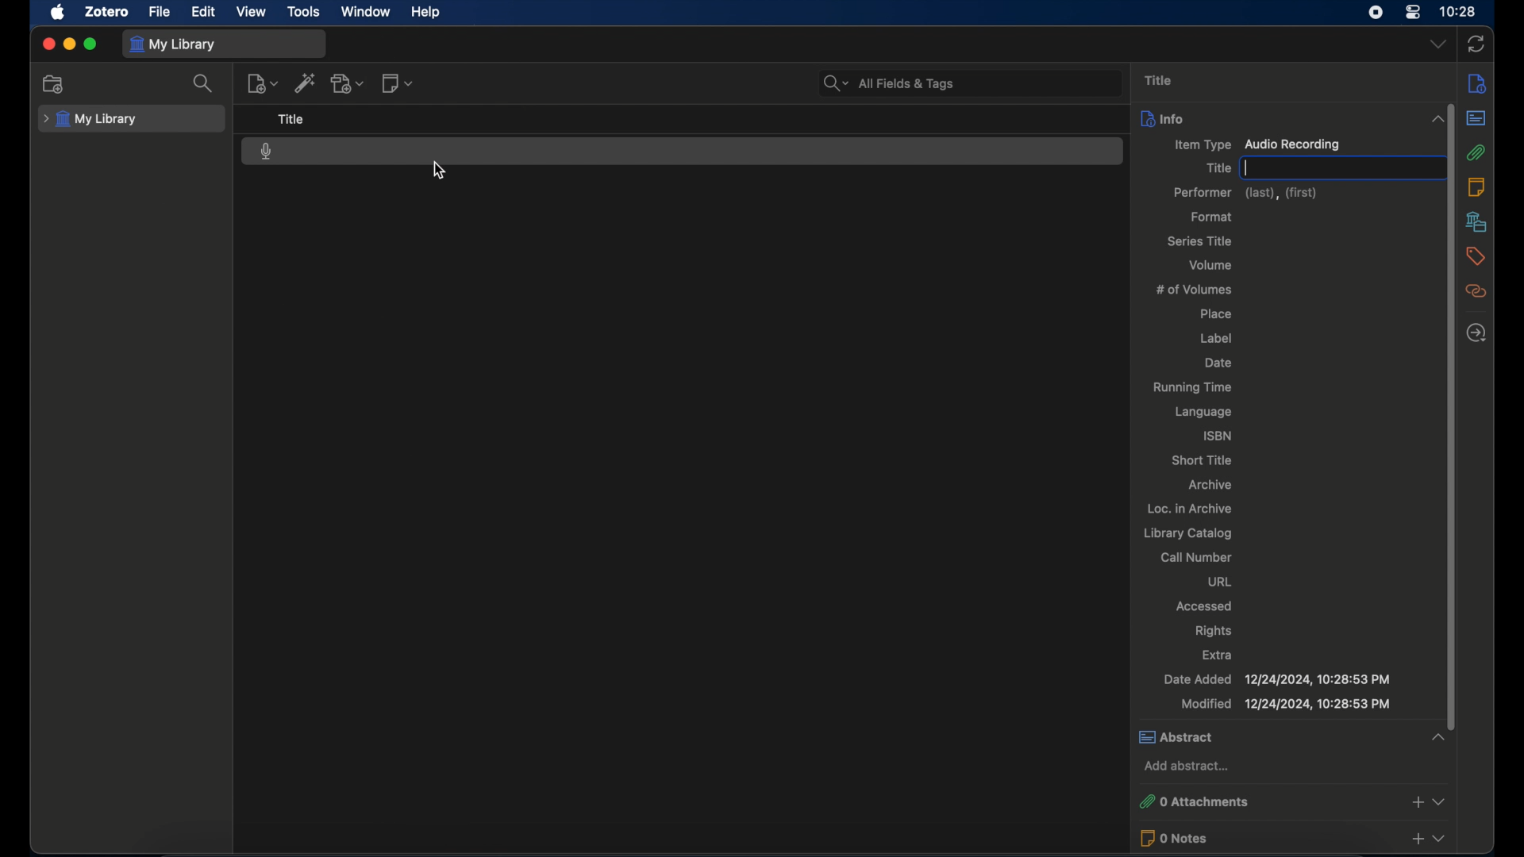  I want to click on date added, so click(1277, 679).